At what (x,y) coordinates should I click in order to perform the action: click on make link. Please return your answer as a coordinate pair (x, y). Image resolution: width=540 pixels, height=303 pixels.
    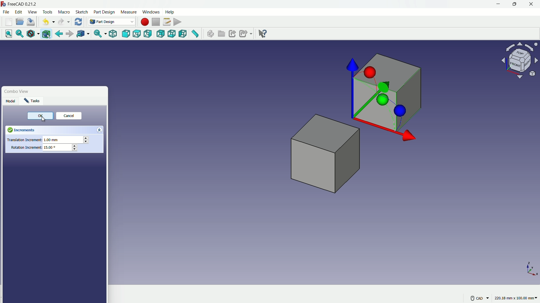
    Looking at the image, I should click on (232, 34).